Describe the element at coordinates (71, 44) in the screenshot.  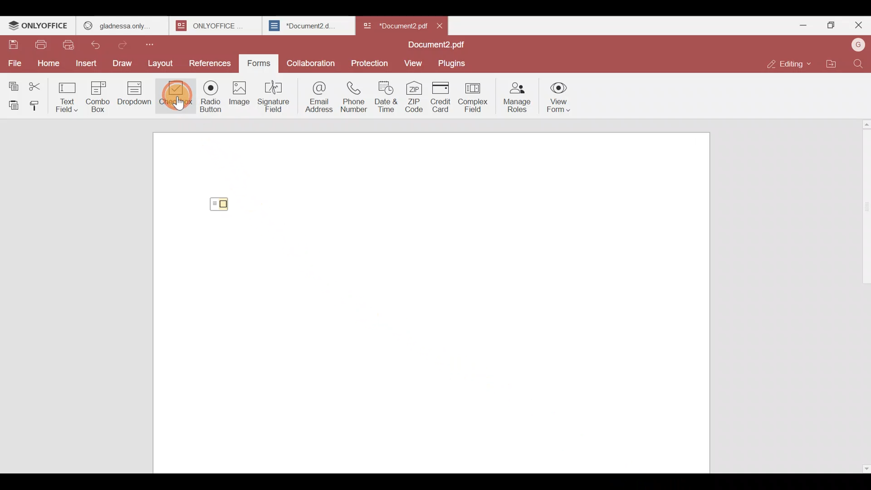
I see `Quick print` at that location.